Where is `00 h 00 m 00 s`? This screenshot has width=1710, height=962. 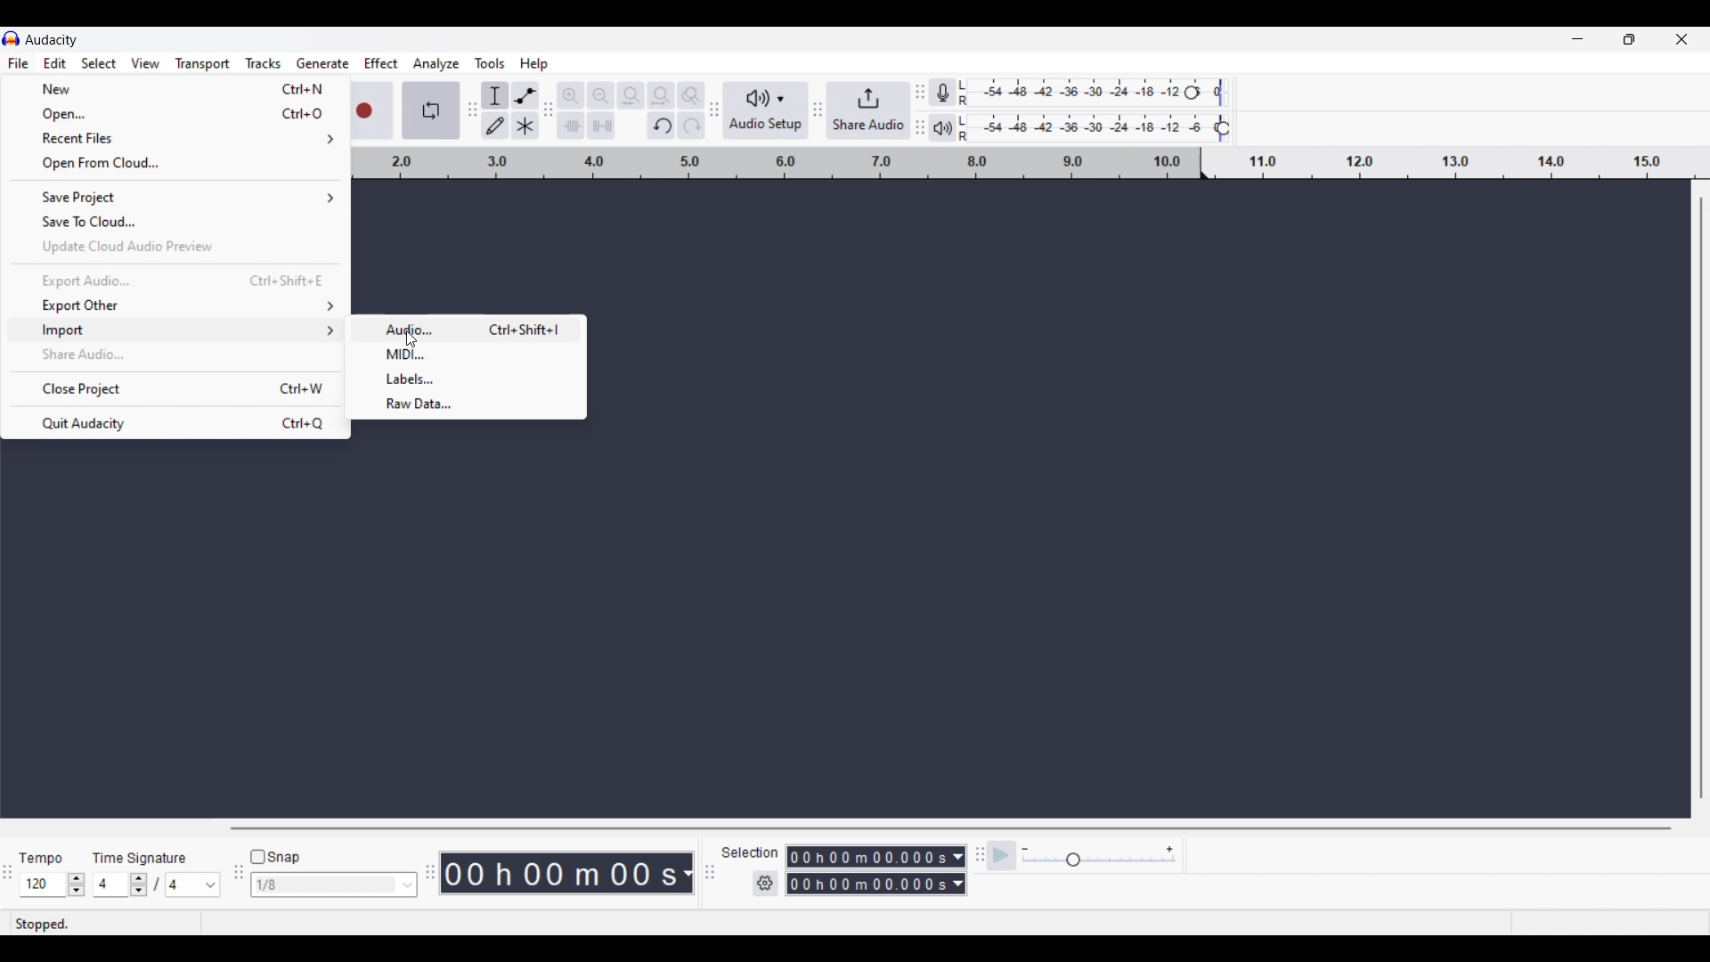 00 h 00 m 00 s is located at coordinates (570, 874).